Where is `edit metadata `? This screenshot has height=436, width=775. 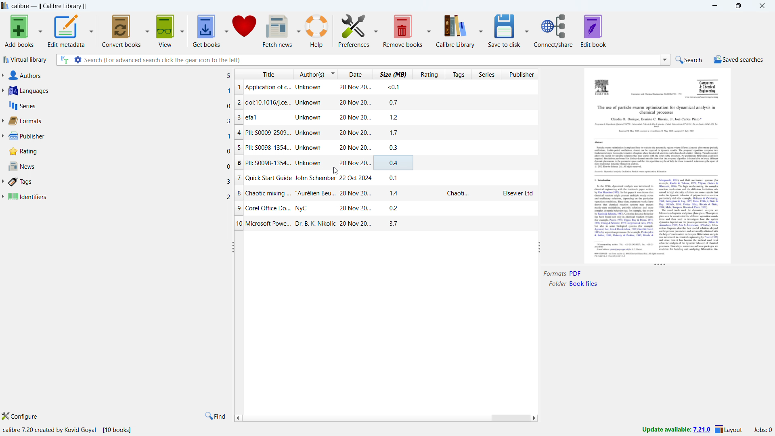 edit metadata  is located at coordinates (67, 30).